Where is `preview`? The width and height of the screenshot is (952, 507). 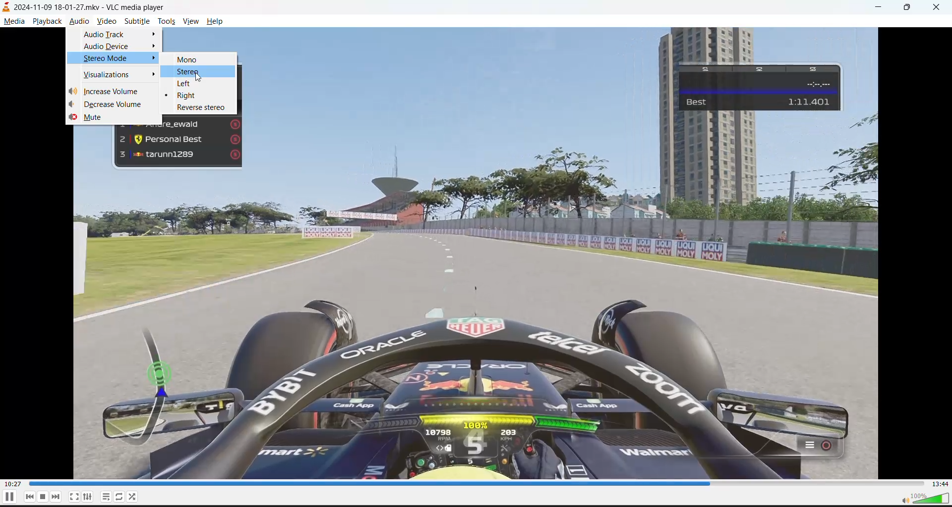
preview is located at coordinates (457, 120).